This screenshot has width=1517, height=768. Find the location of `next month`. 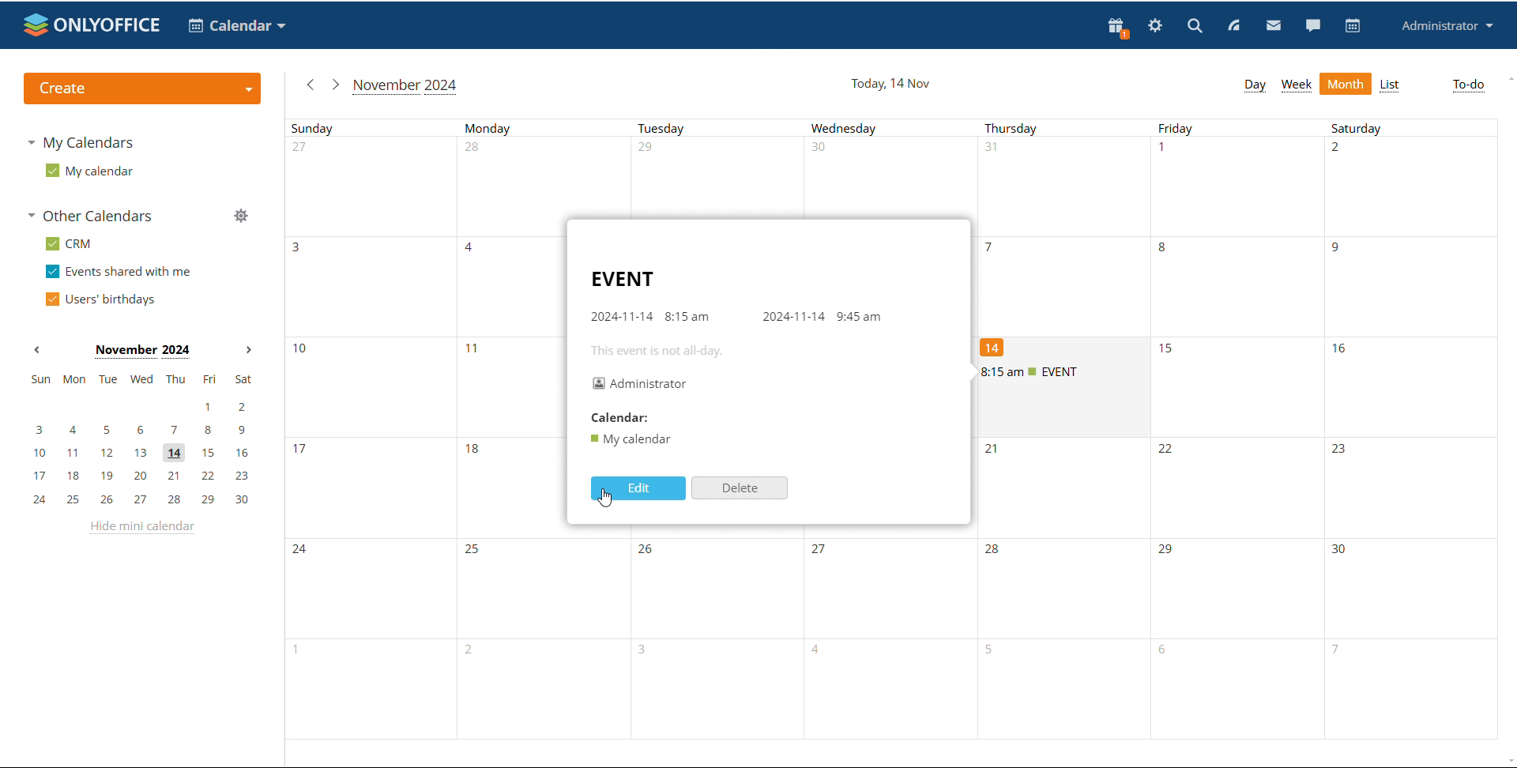

next month is located at coordinates (249, 351).